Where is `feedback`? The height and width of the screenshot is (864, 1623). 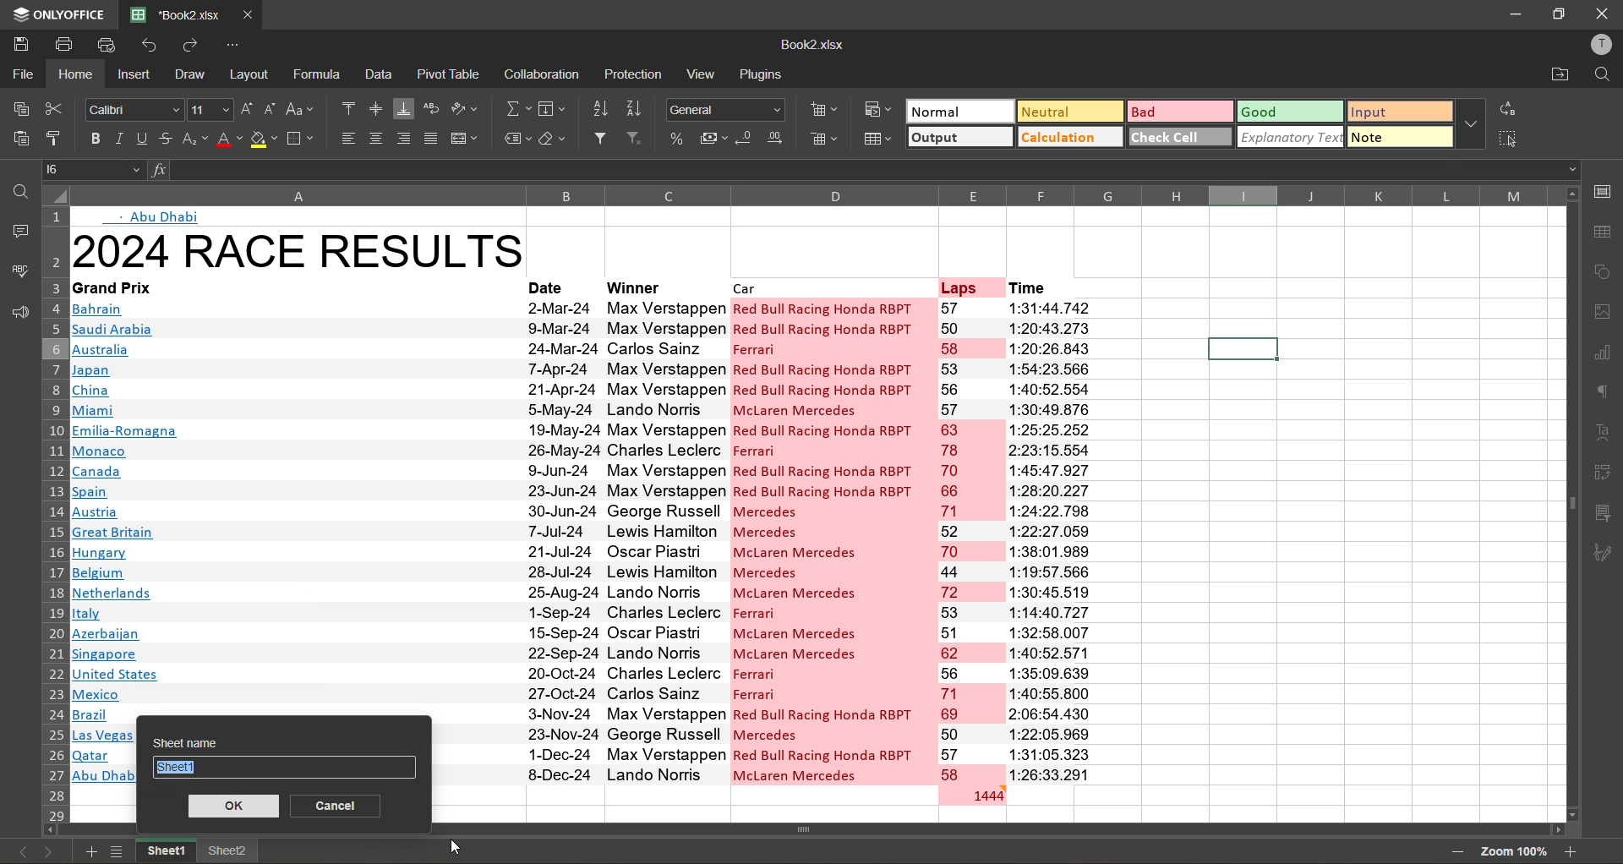 feedback is located at coordinates (17, 317).